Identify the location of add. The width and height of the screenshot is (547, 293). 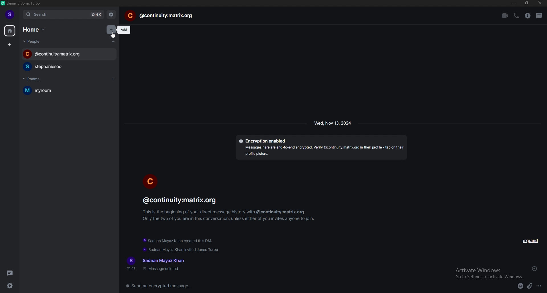
(111, 28).